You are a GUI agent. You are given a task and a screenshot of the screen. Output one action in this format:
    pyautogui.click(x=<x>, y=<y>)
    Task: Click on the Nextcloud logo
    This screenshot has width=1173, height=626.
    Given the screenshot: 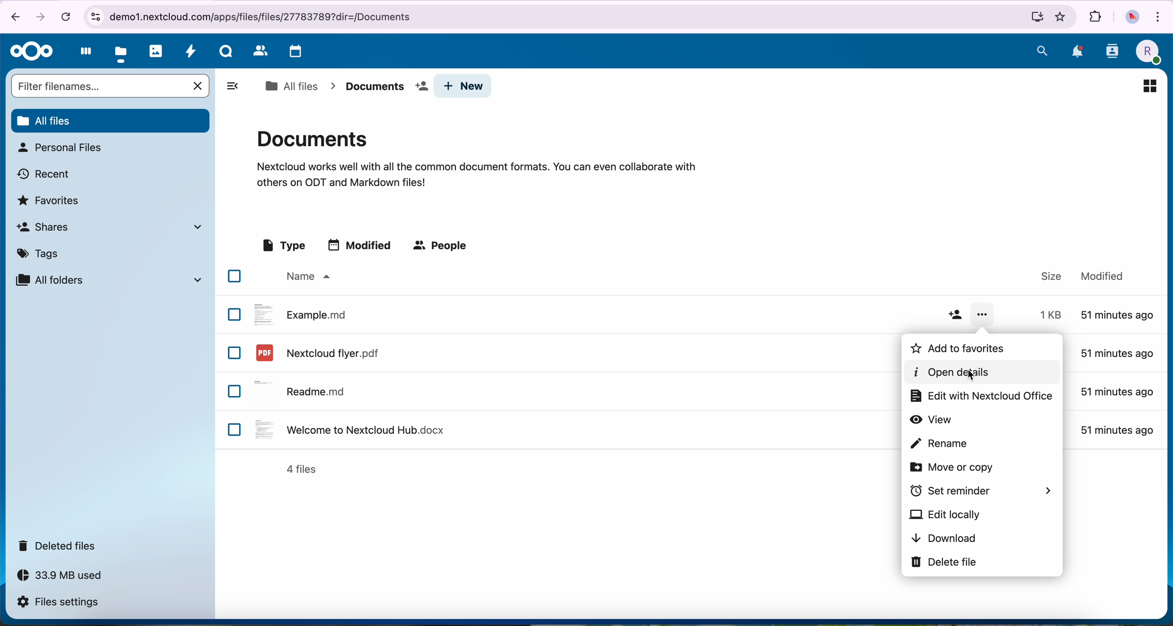 What is the action you would take?
    pyautogui.click(x=29, y=51)
    